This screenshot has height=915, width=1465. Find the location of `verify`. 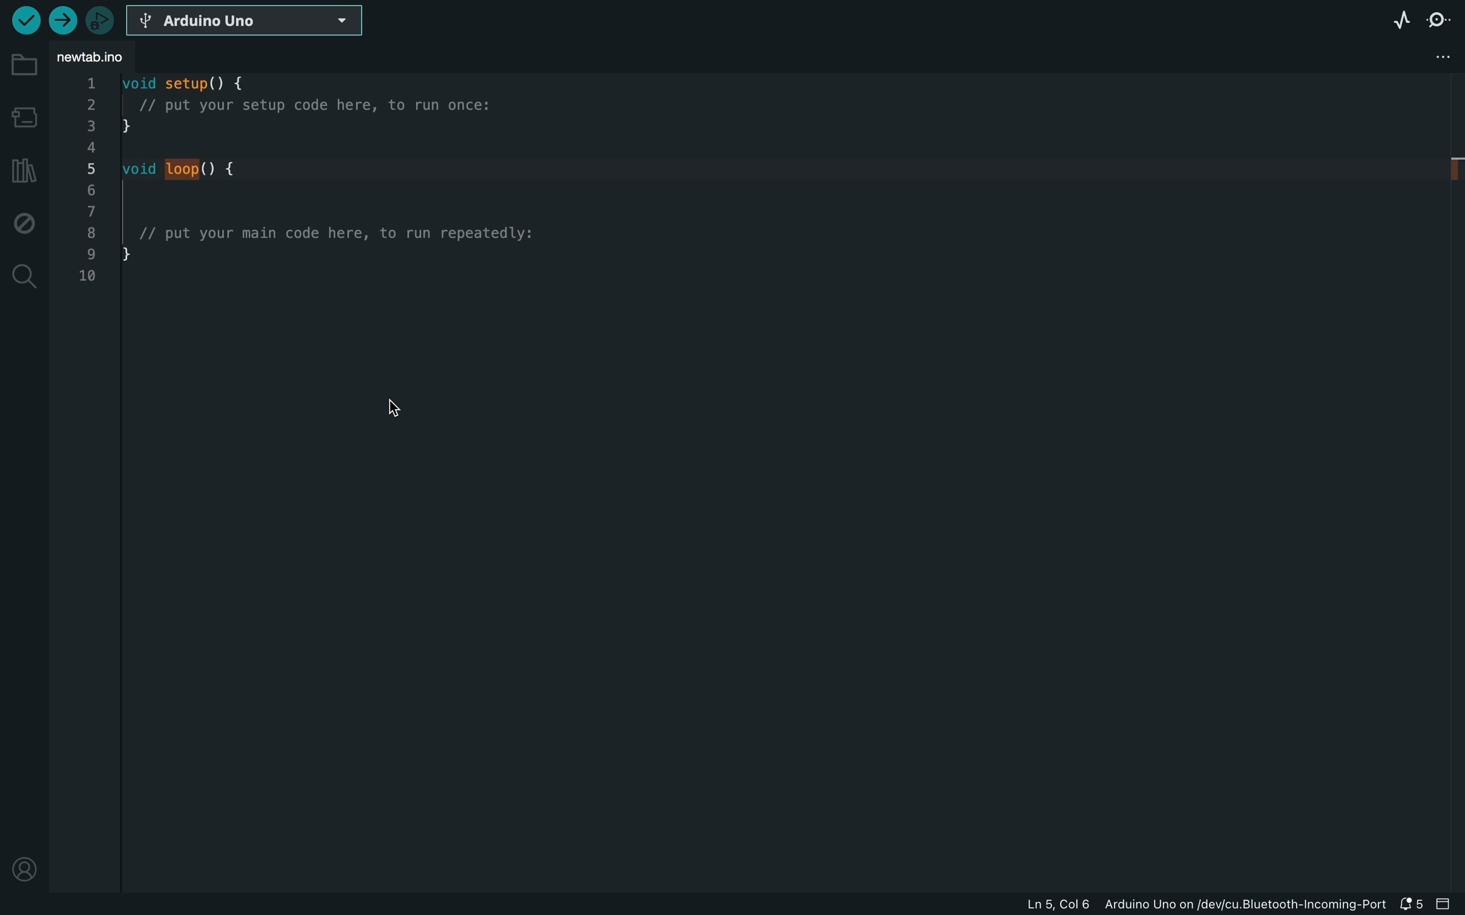

verify is located at coordinates (25, 19).